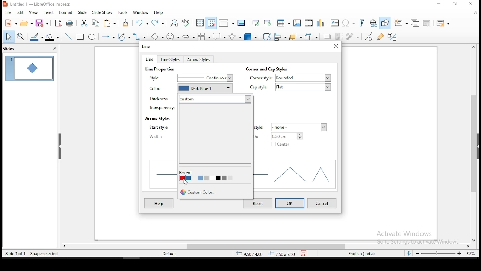 Image resolution: width=481 pixels, height=271 pixels. What do you see at coordinates (260, 128) in the screenshot?
I see `end style` at bounding box center [260, 128].